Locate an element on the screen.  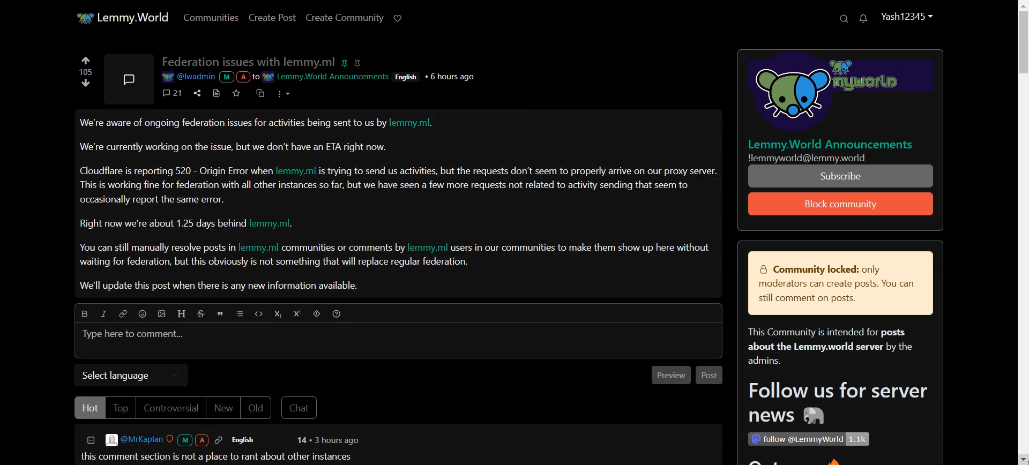
Subscript is located at coordinates (278, 314).